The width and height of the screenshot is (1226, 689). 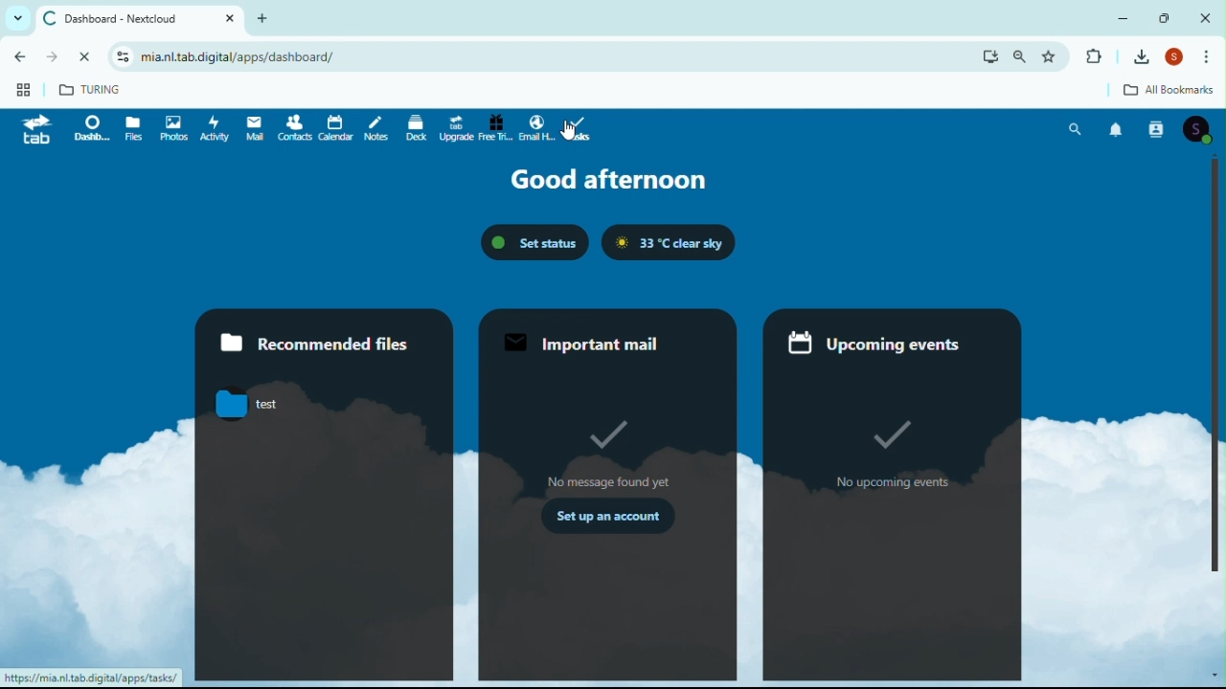 I want to click on Scrollbar, so click(x=1218, y=363).